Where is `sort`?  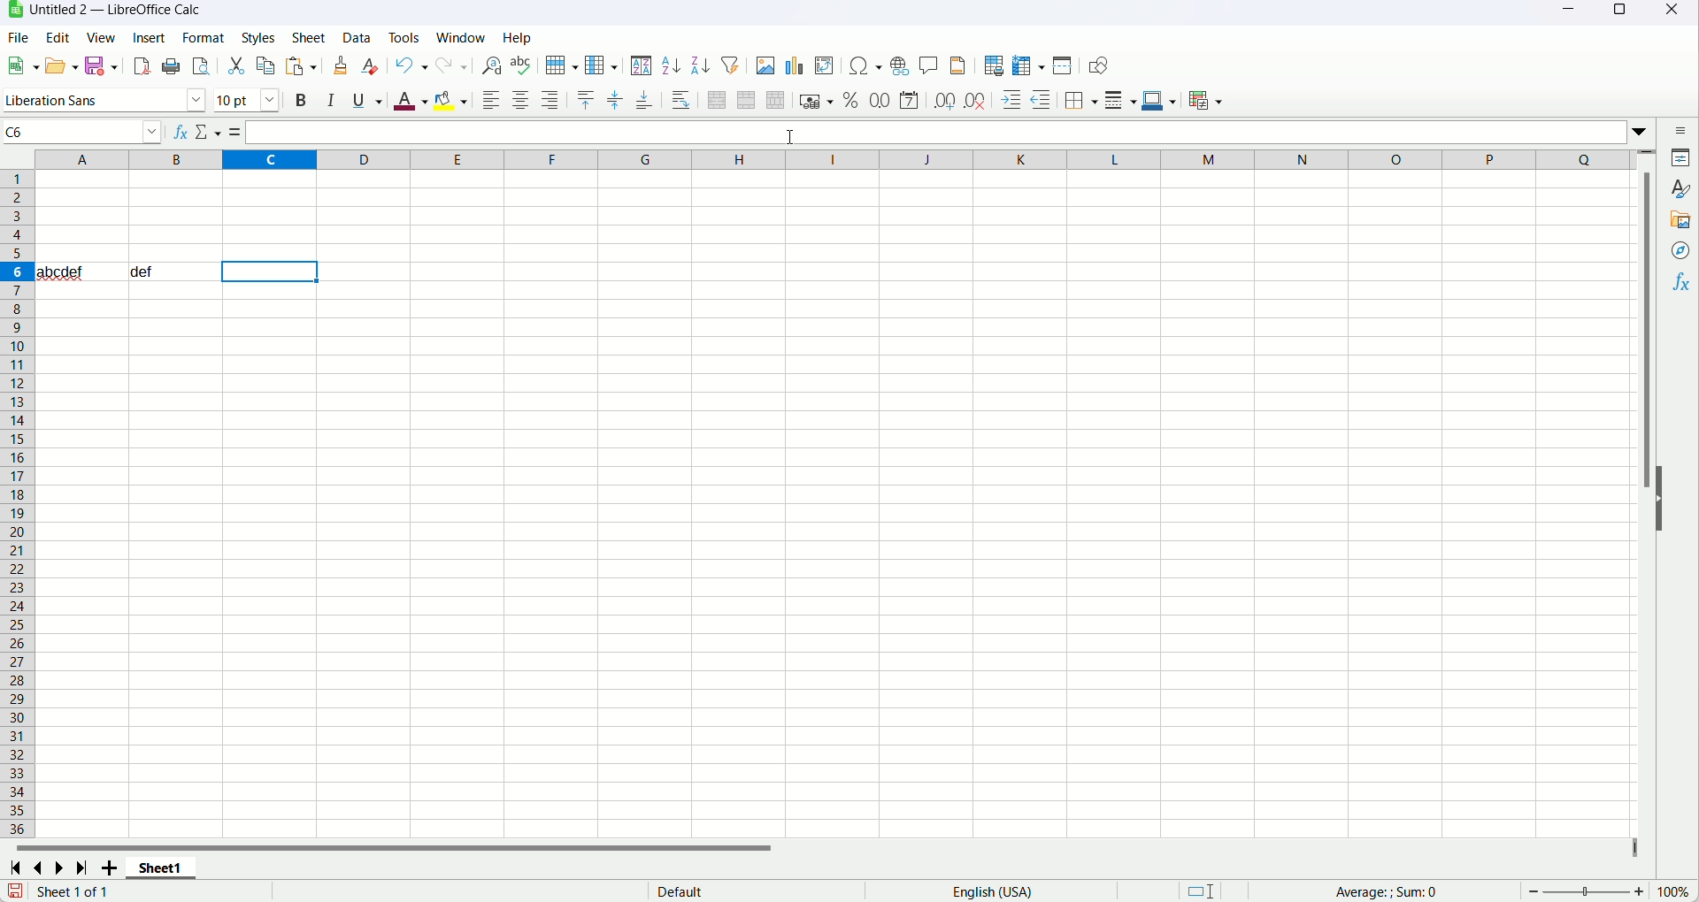 sort is located at coordinates (642, 67).